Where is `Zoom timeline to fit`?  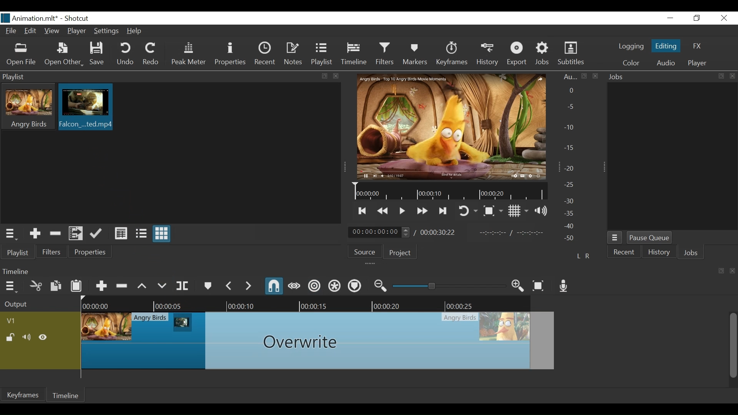
Zoom timeline to fit is located at coordinates (539, 286).